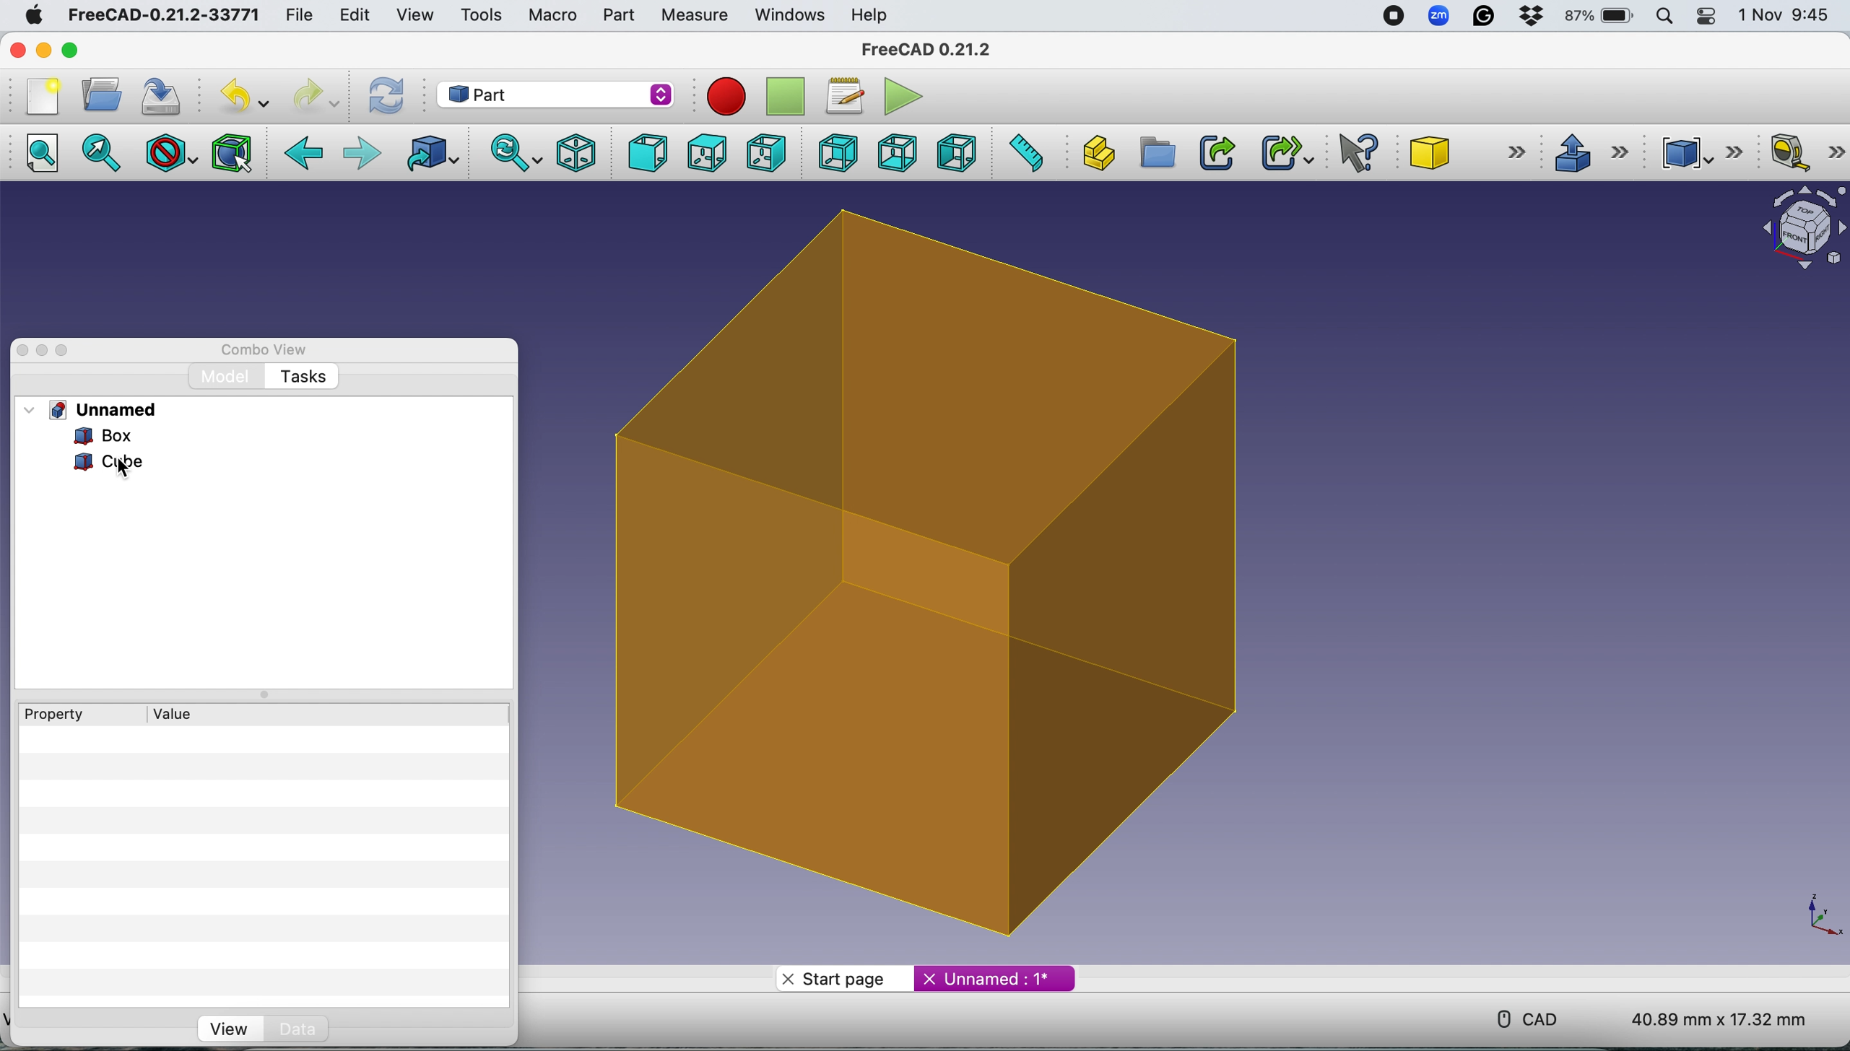 The image size is (1850, 1051). Describe the element at coordinates (994, 977) in the screenshot. I see `Unnamed` at that location.